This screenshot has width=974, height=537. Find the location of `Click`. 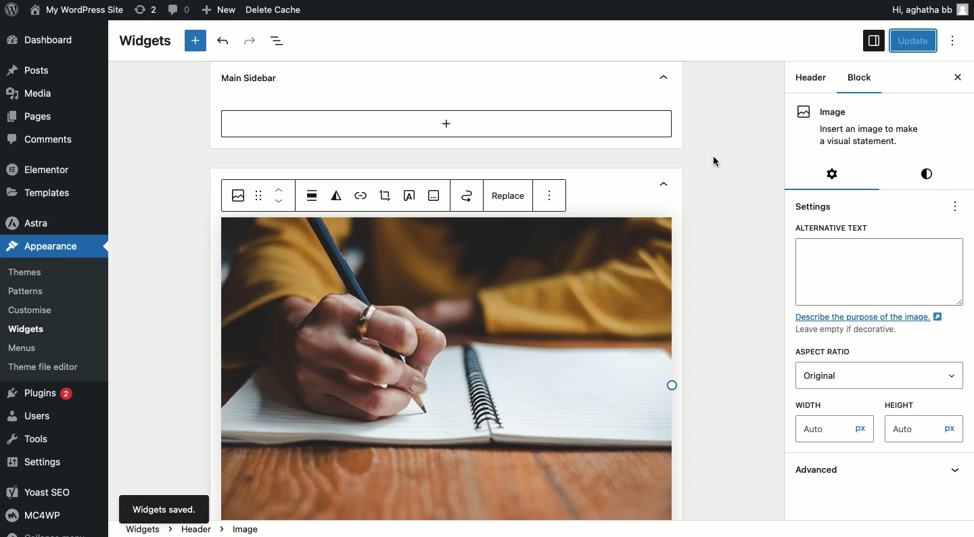

Click is located at coordinates (720, 162).